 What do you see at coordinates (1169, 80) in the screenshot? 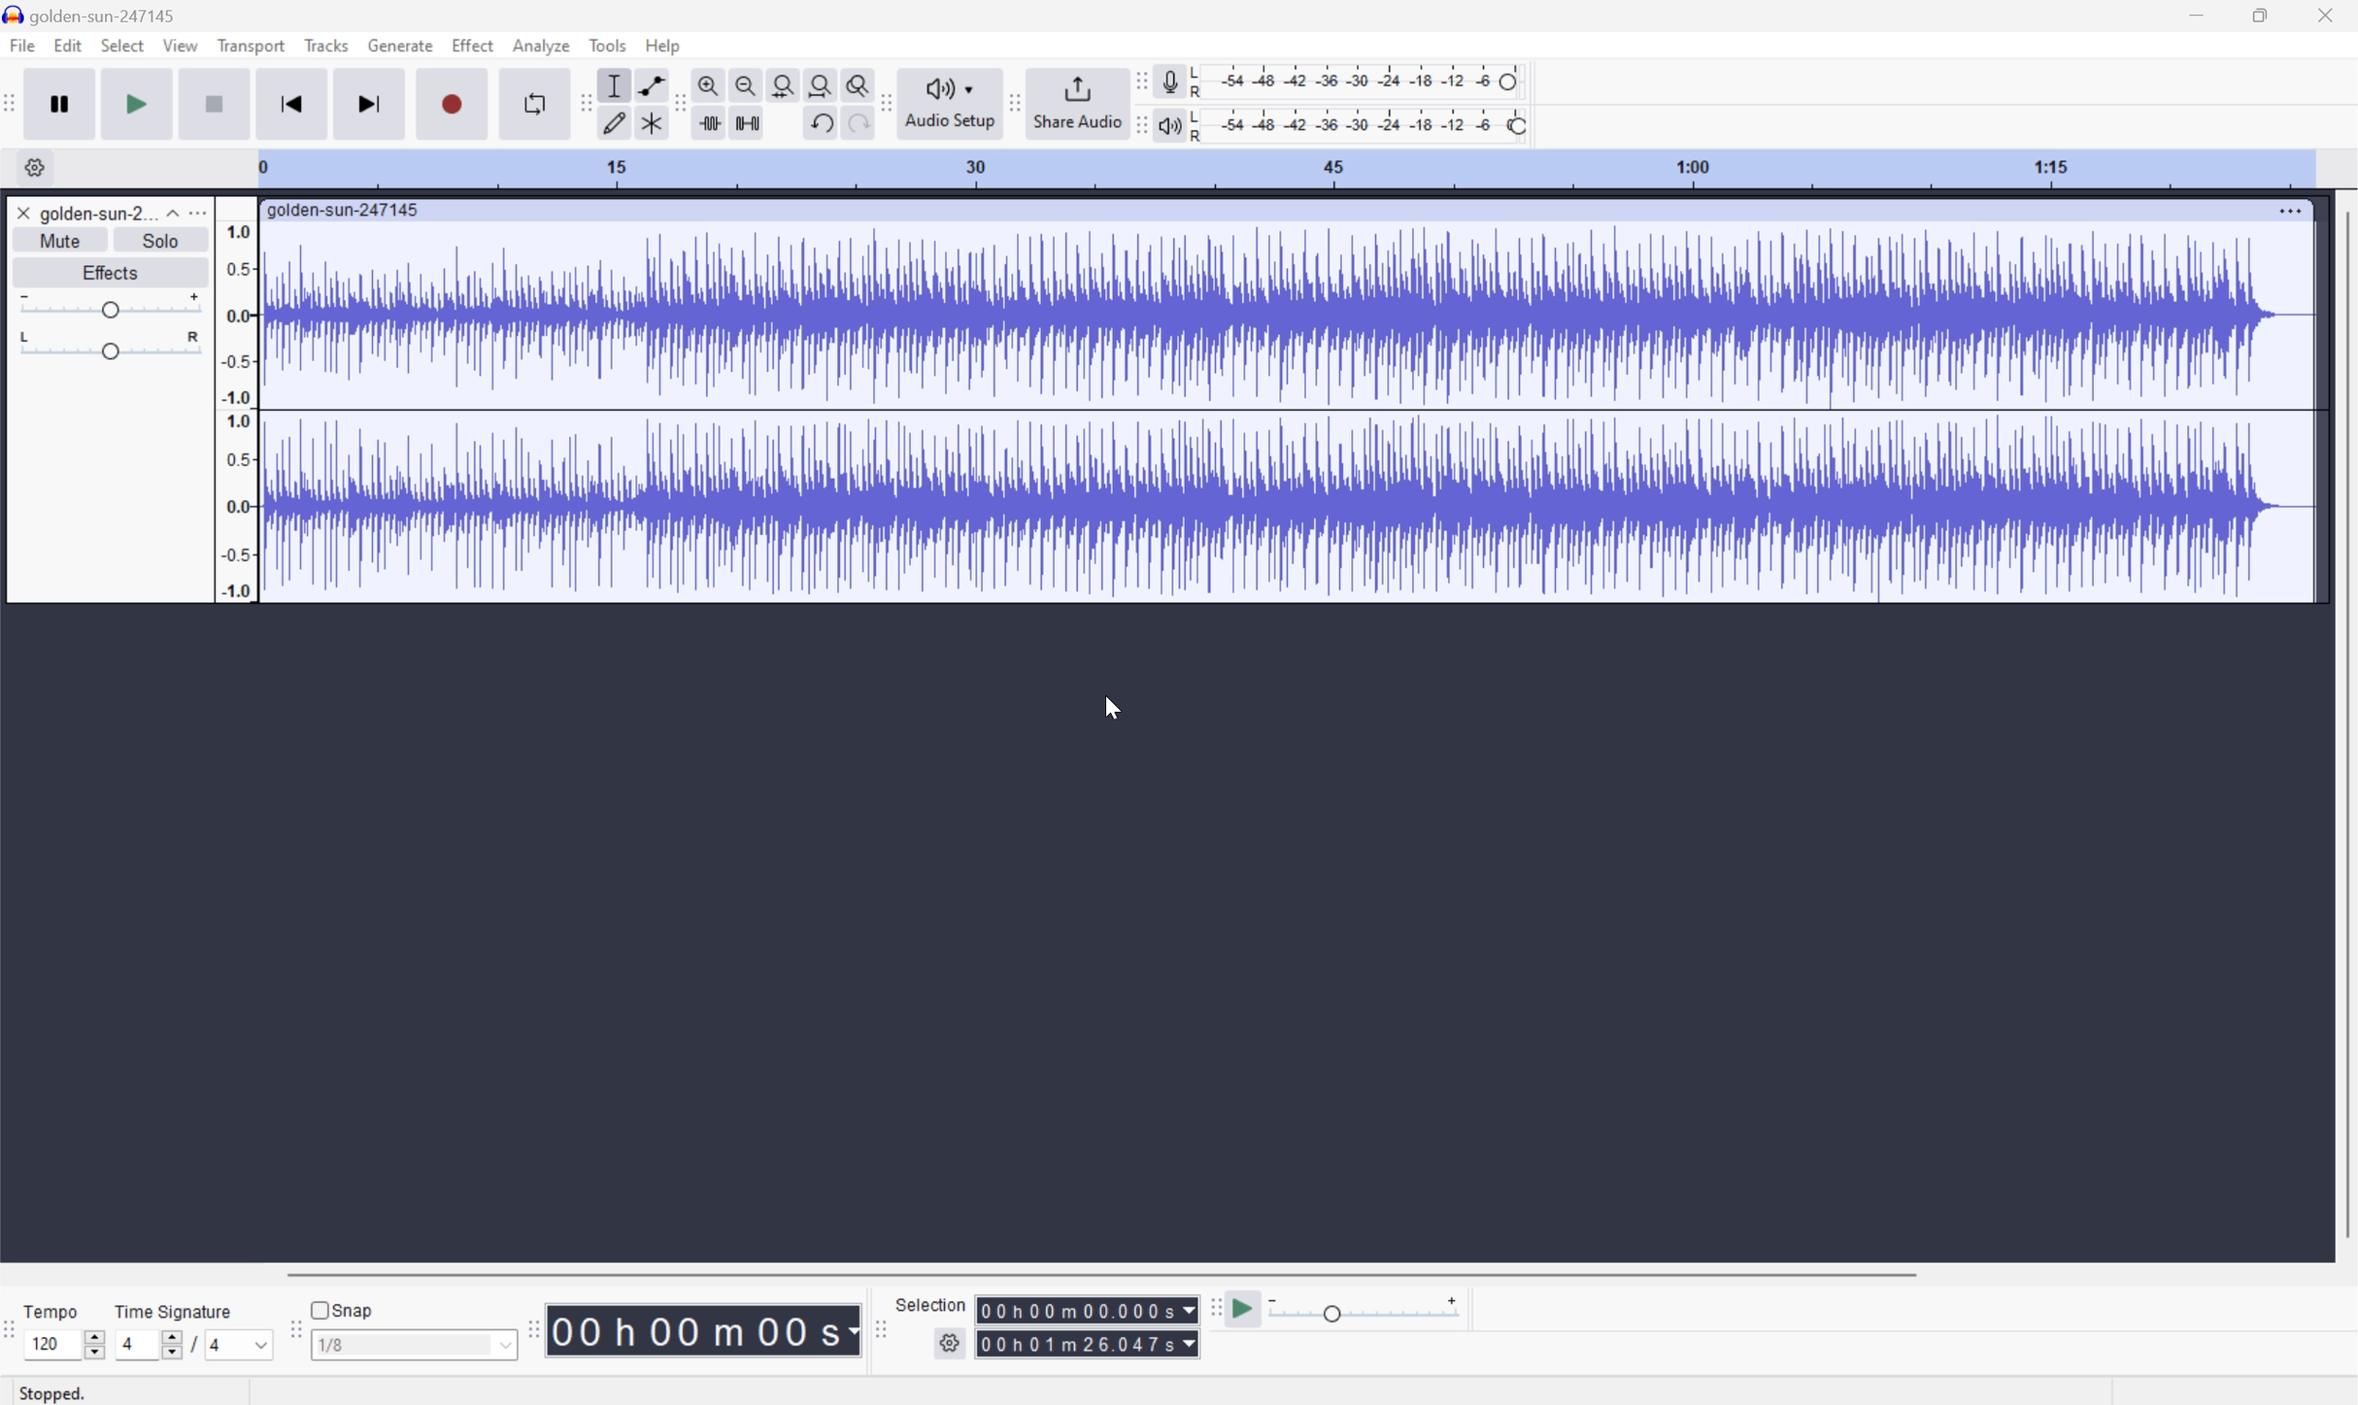
I see `Record meter` at bounding box center [1169, 80].